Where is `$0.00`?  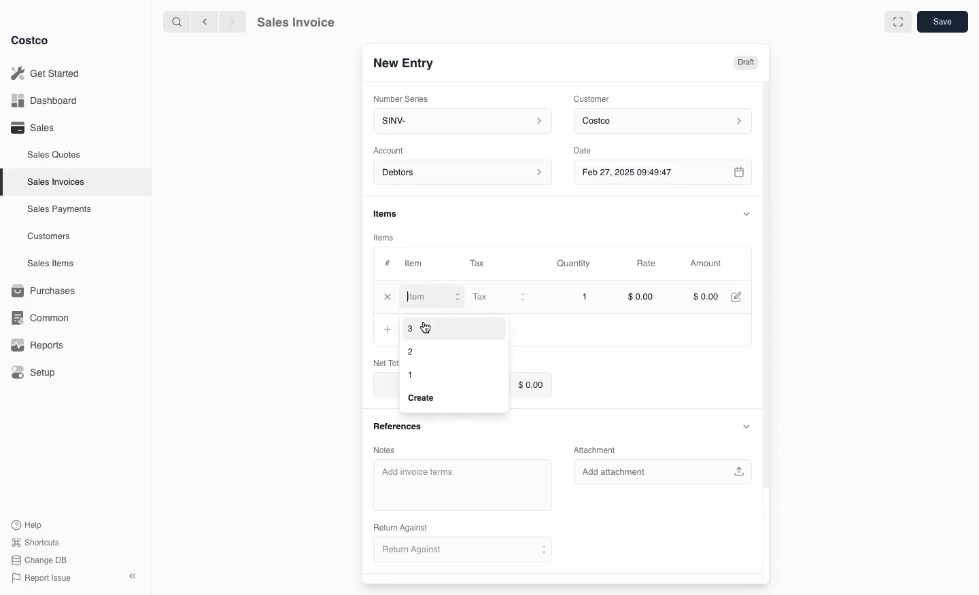 $0.00 is located at coordinates (641, 298).